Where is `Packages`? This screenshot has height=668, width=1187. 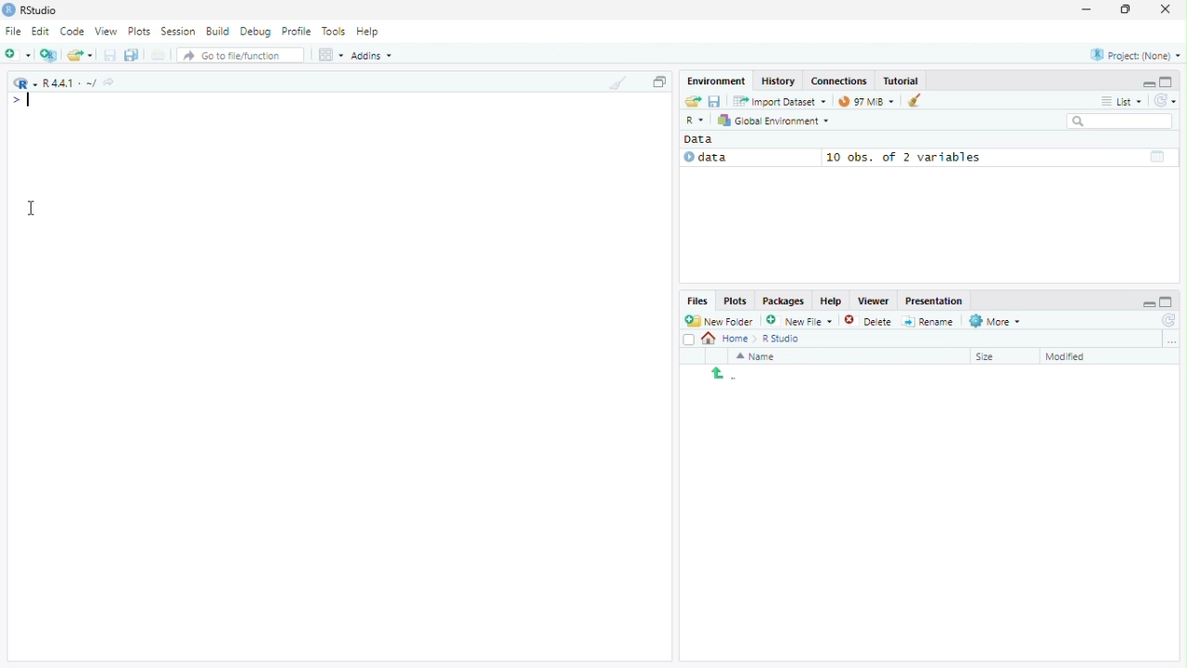 Packages is located at coordinates (784, 301).